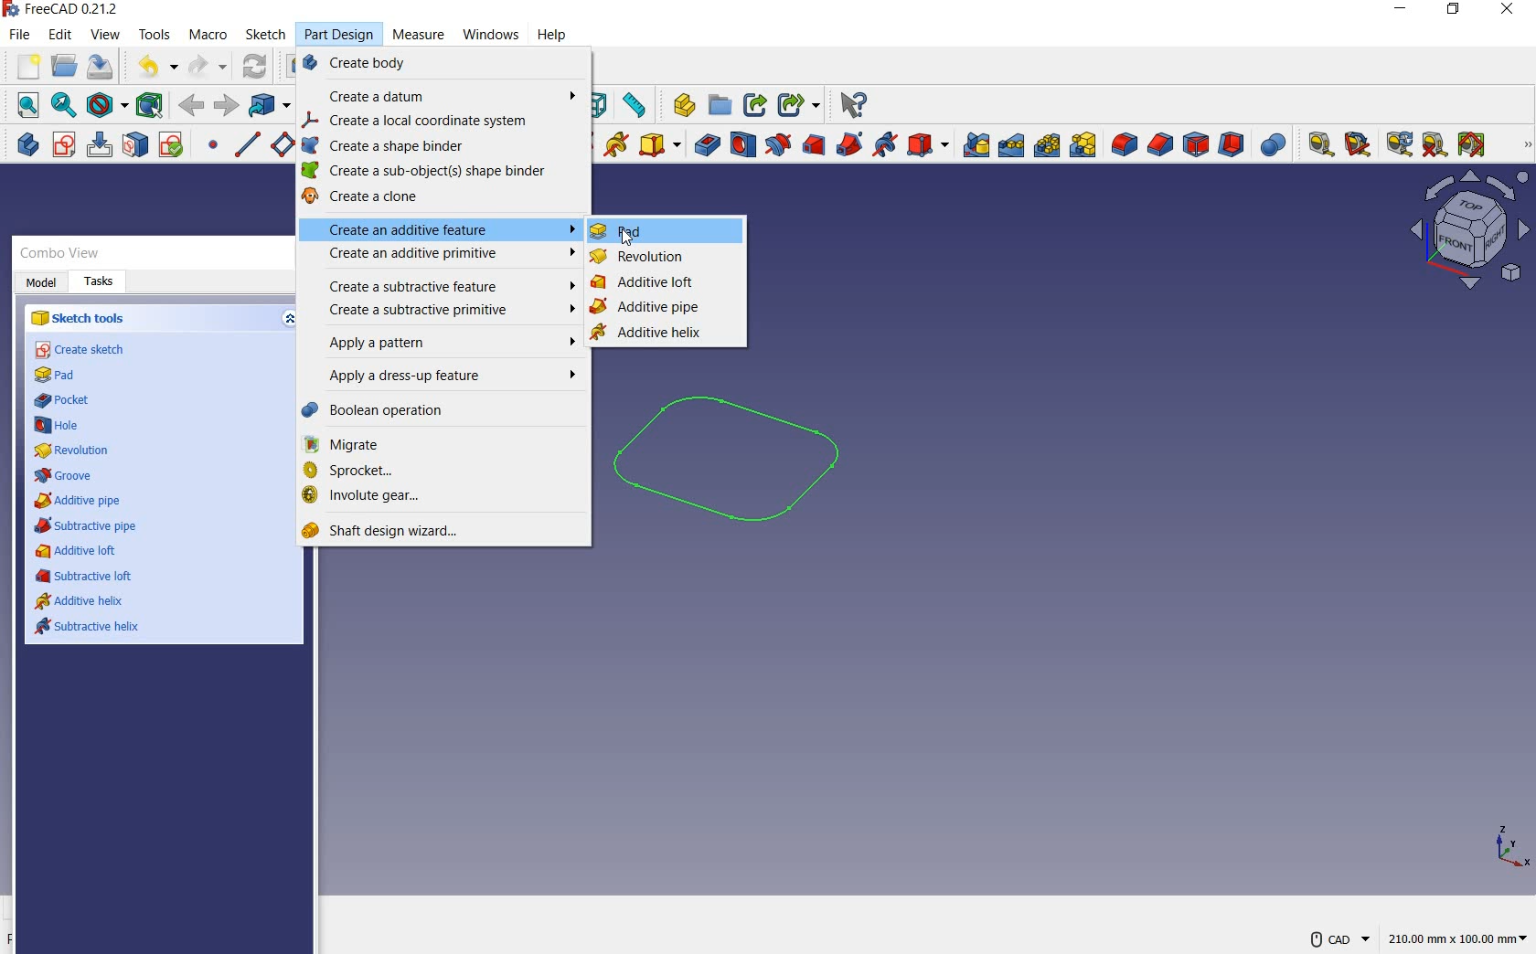 The height and width of the screenshot is (954, 1536). What do you see at coordinates (656, 333) in the screenshot?
I see `additive helix` at bounding box center [656, 333].